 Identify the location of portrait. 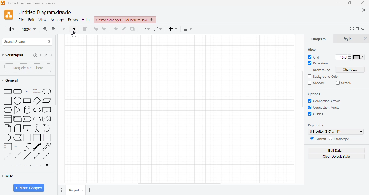
(318, 138).